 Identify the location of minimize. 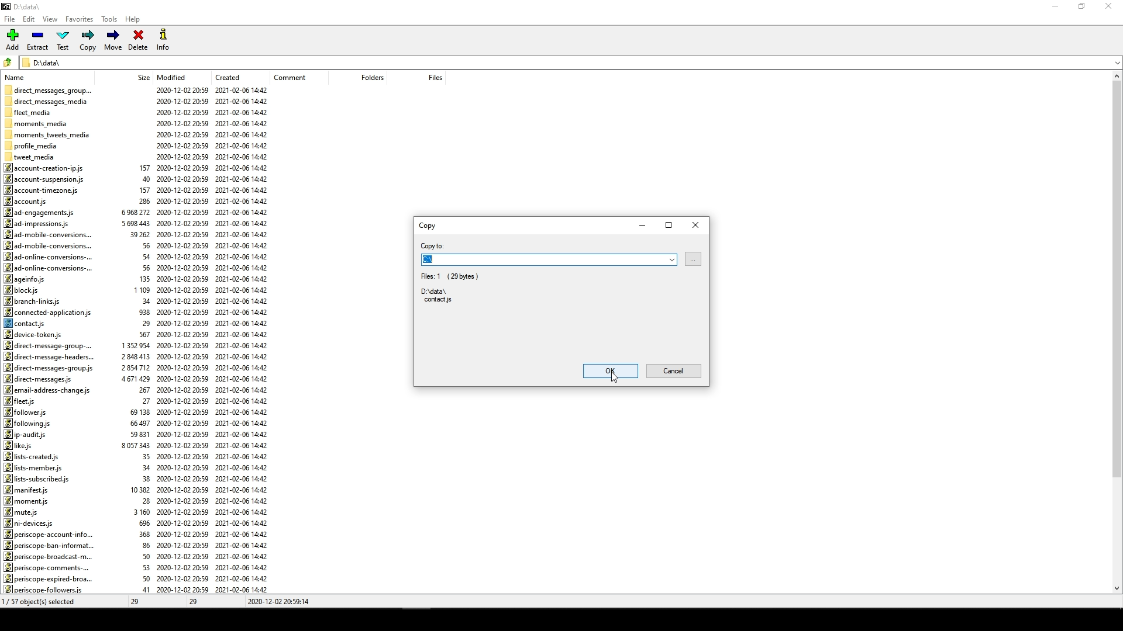
(641, 224).